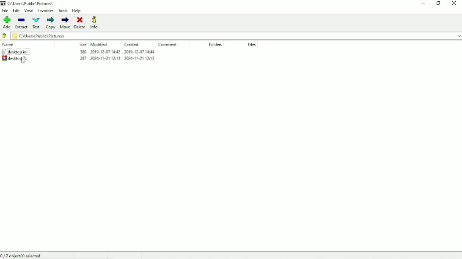 The image size is (462, 259). Describe the element at coordinates (50, 23) in the screenshot. I see `Copy` at that location.